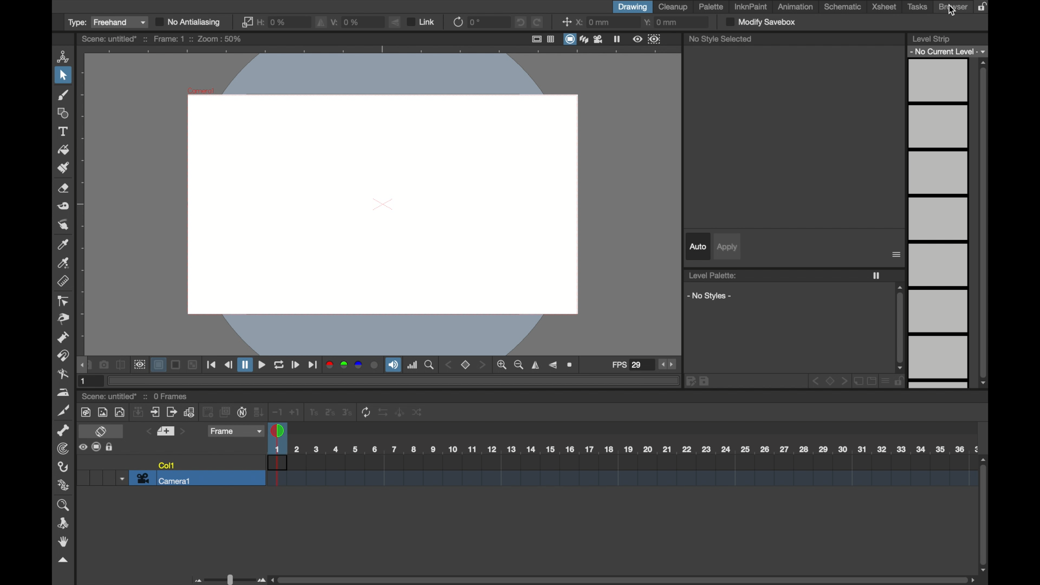  Describe the element at coordinates (278, 431) in the screenshot. I see `playhead` at that location.